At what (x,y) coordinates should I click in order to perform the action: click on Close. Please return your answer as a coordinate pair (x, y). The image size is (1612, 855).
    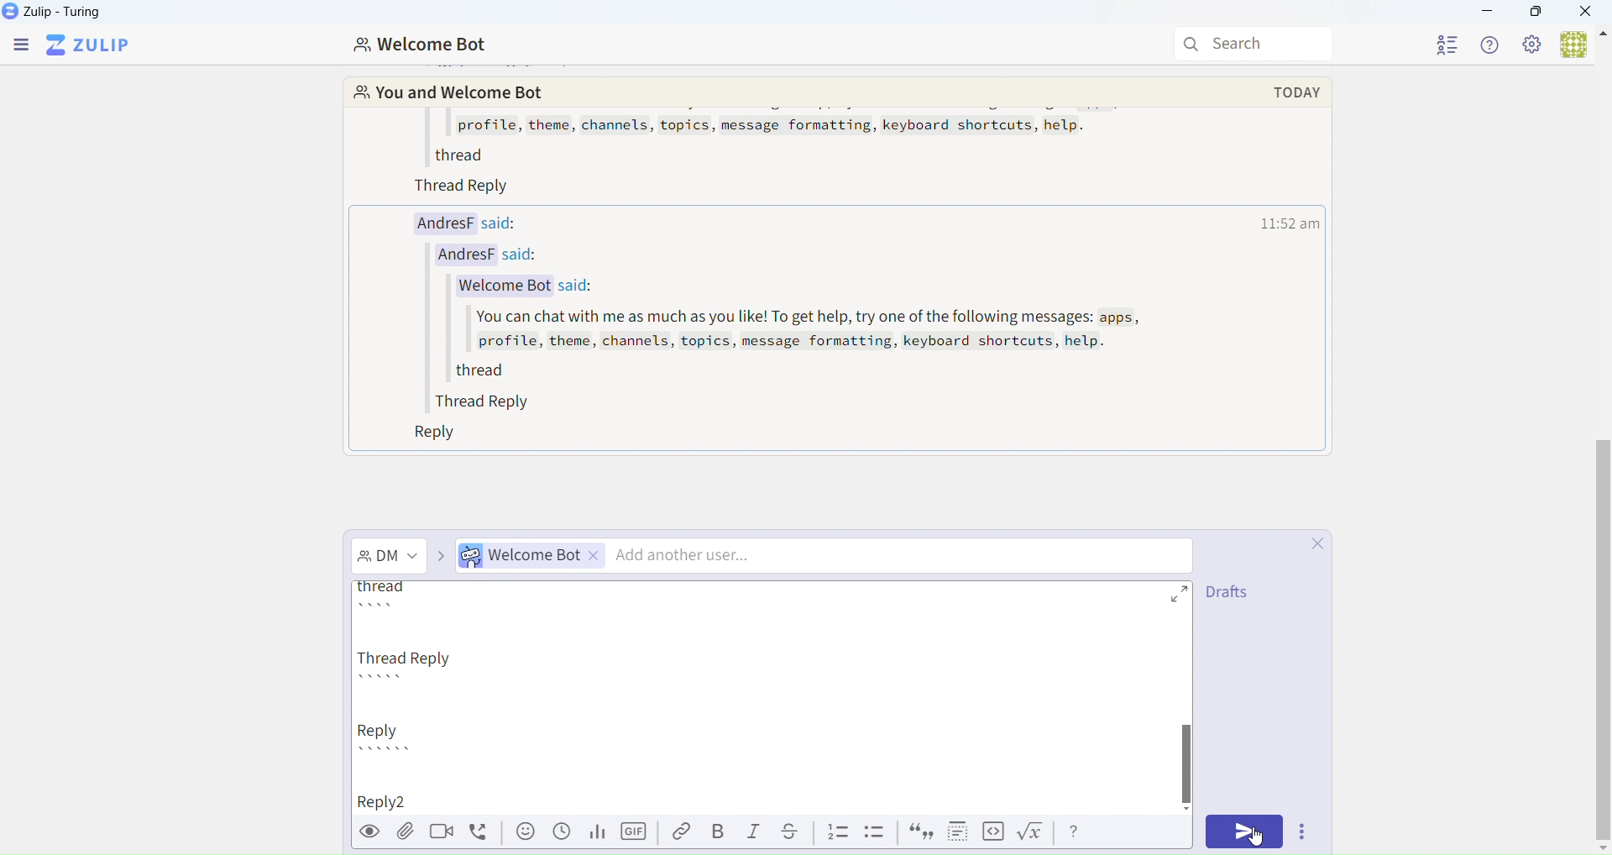
    Looking at the image, I should click on (1587, 13).